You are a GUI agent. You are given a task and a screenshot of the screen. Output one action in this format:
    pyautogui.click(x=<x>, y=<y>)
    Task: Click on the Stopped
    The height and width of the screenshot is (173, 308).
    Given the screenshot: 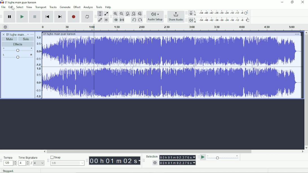 What is the action you would take?
    pyautogui.click(x=8, y=171)
    